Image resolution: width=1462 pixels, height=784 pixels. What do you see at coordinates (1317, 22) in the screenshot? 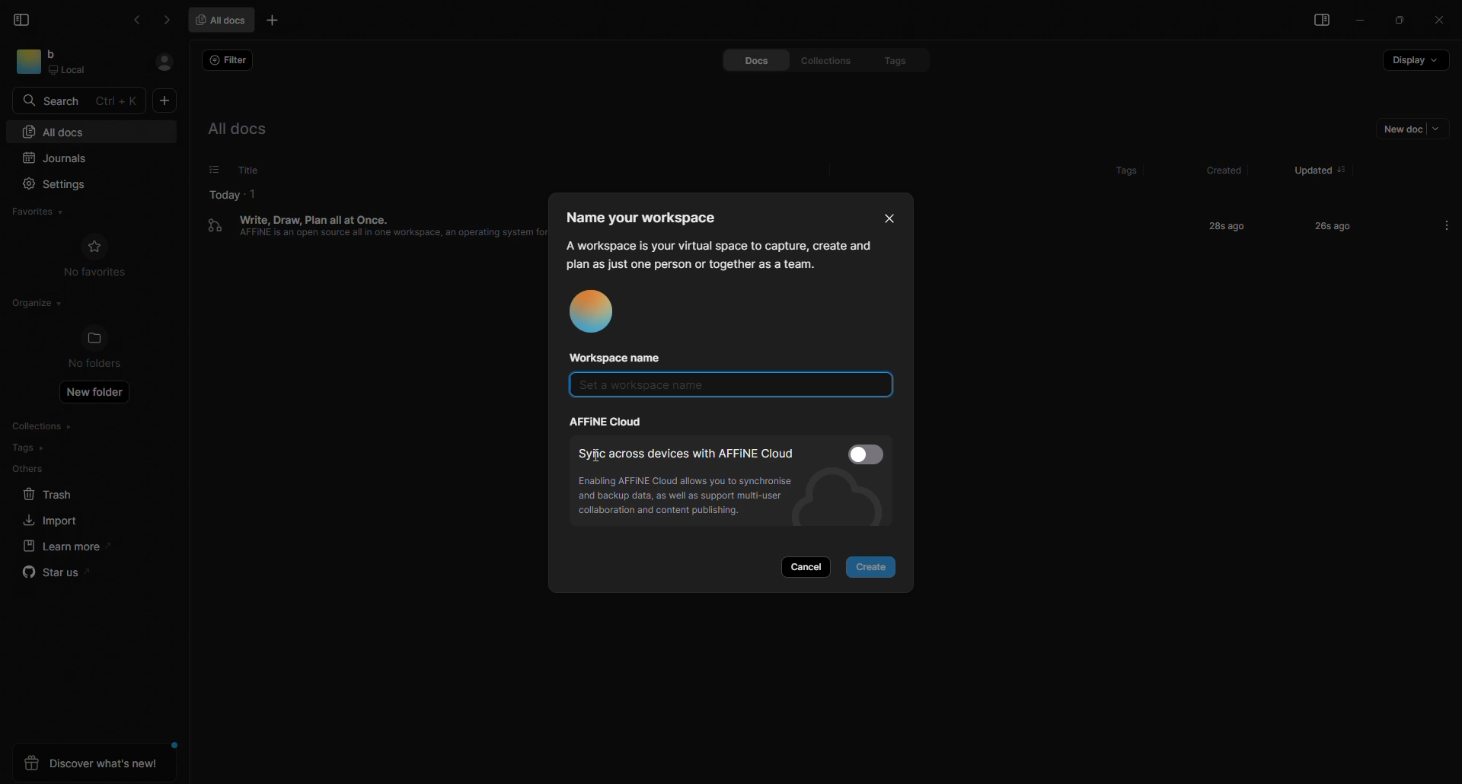
I see `view` at bounding box center [1317, 22].